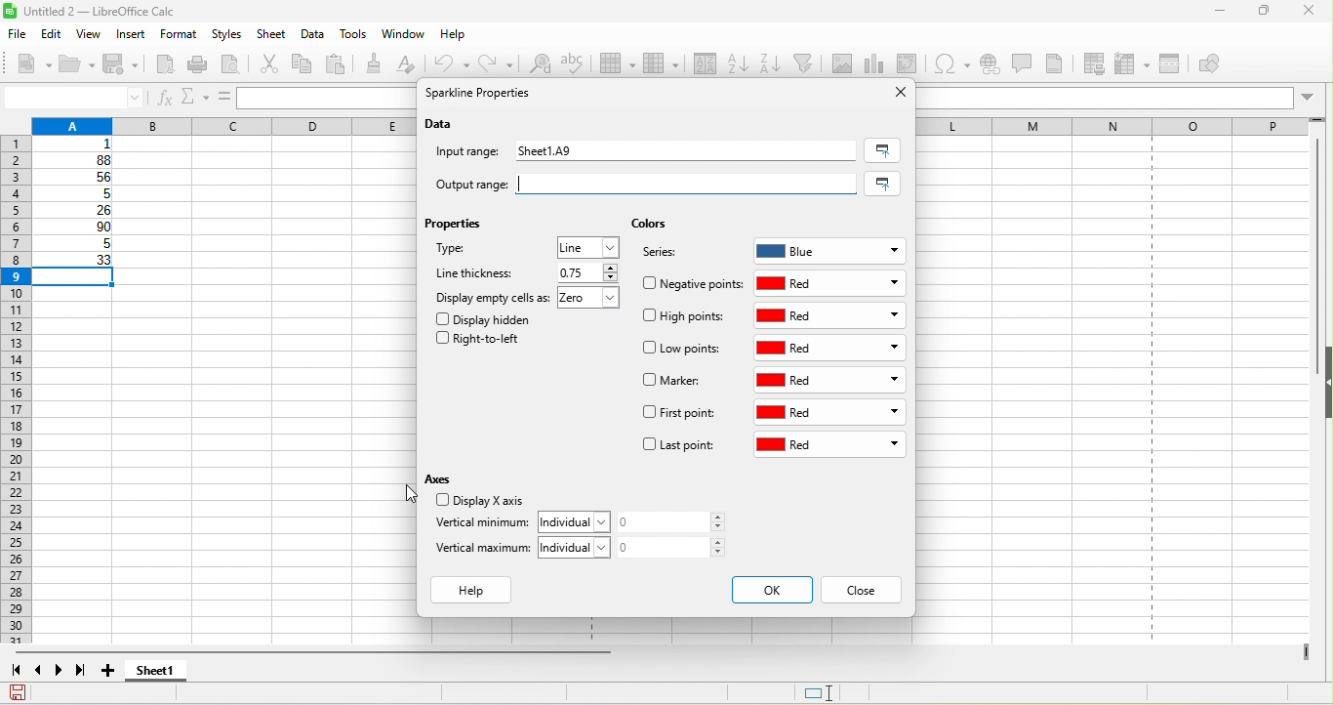  I want to click on typing cursor, so click(516, 186).